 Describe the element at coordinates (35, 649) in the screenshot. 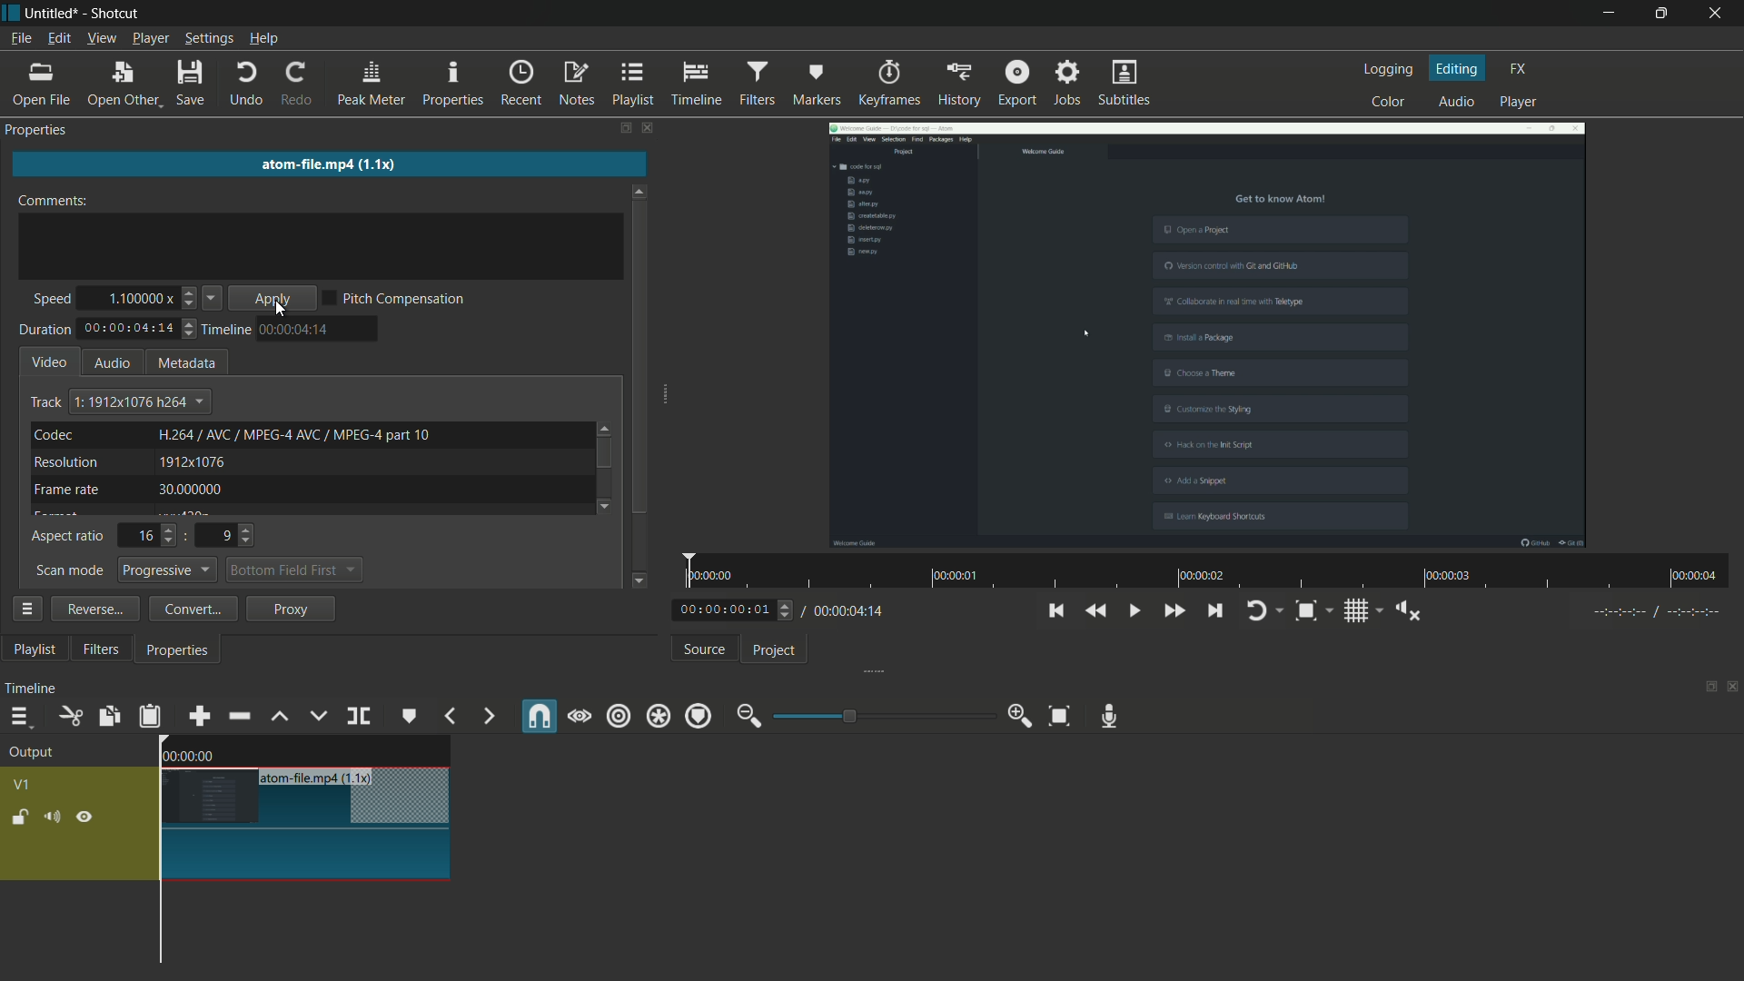

I see `playlist` at that location.